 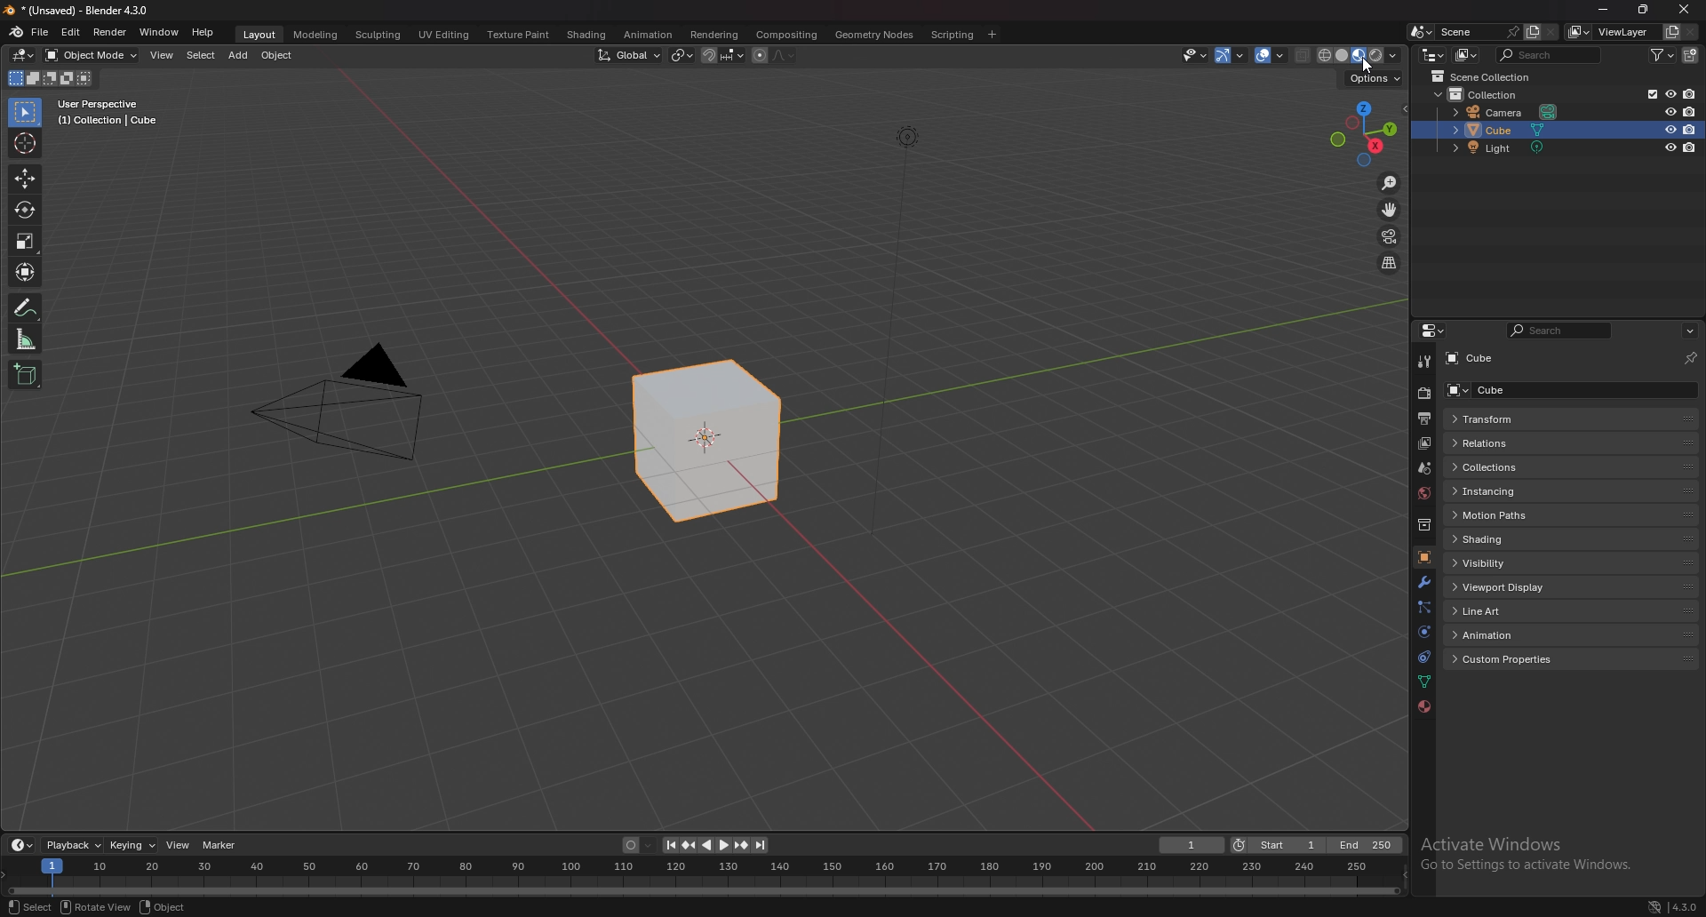 What do you see at coordinates (22, 56) in the screenshot?
I see `editor type` at bounding box center [22, 56].